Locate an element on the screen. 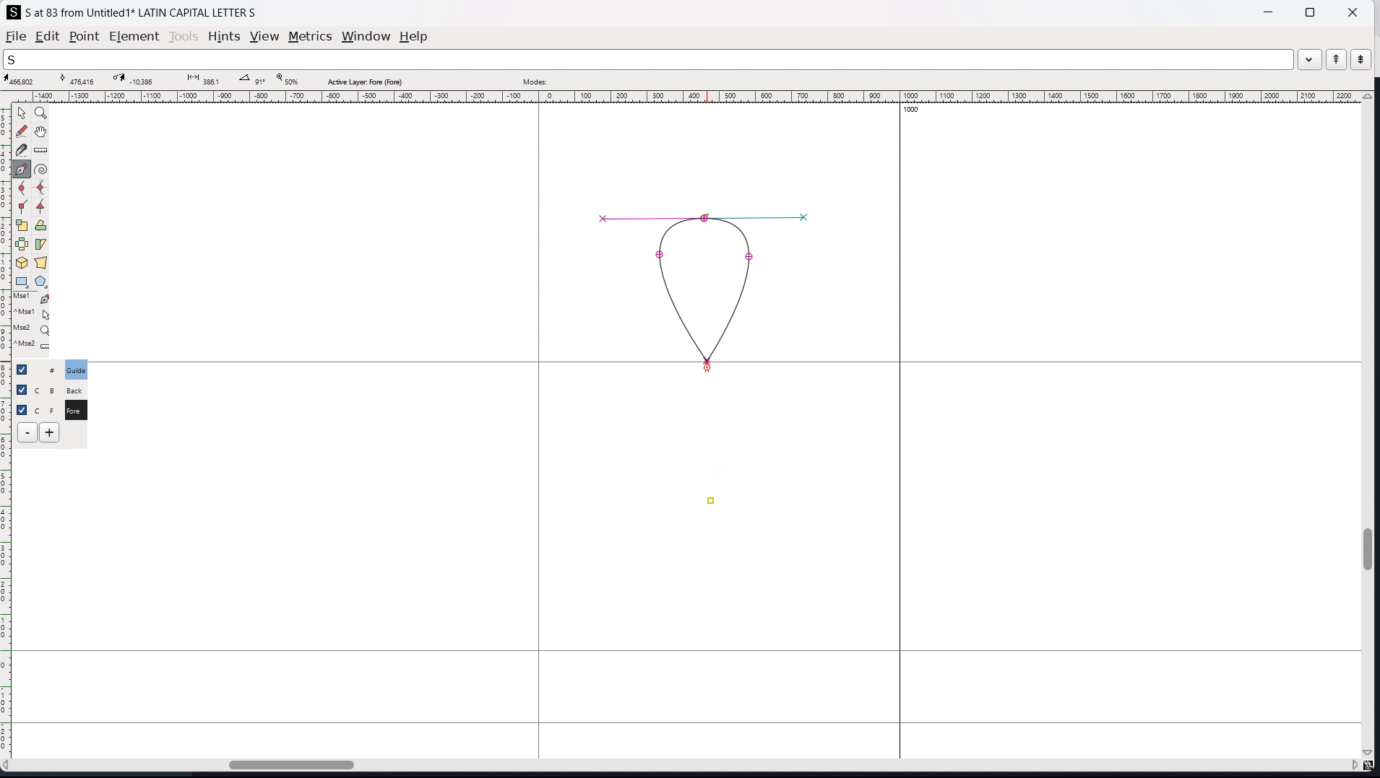 This screenshot has height=778, width=1380. help is located at coordinates (414, 37).